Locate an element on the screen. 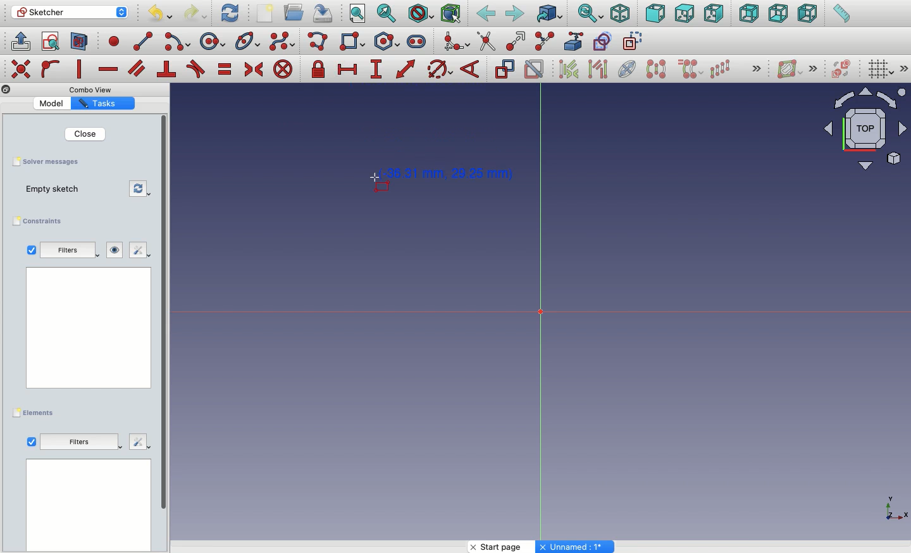 This screenshot has width=911, height=553. Select associated constrains is located at coordinates (566, 69).